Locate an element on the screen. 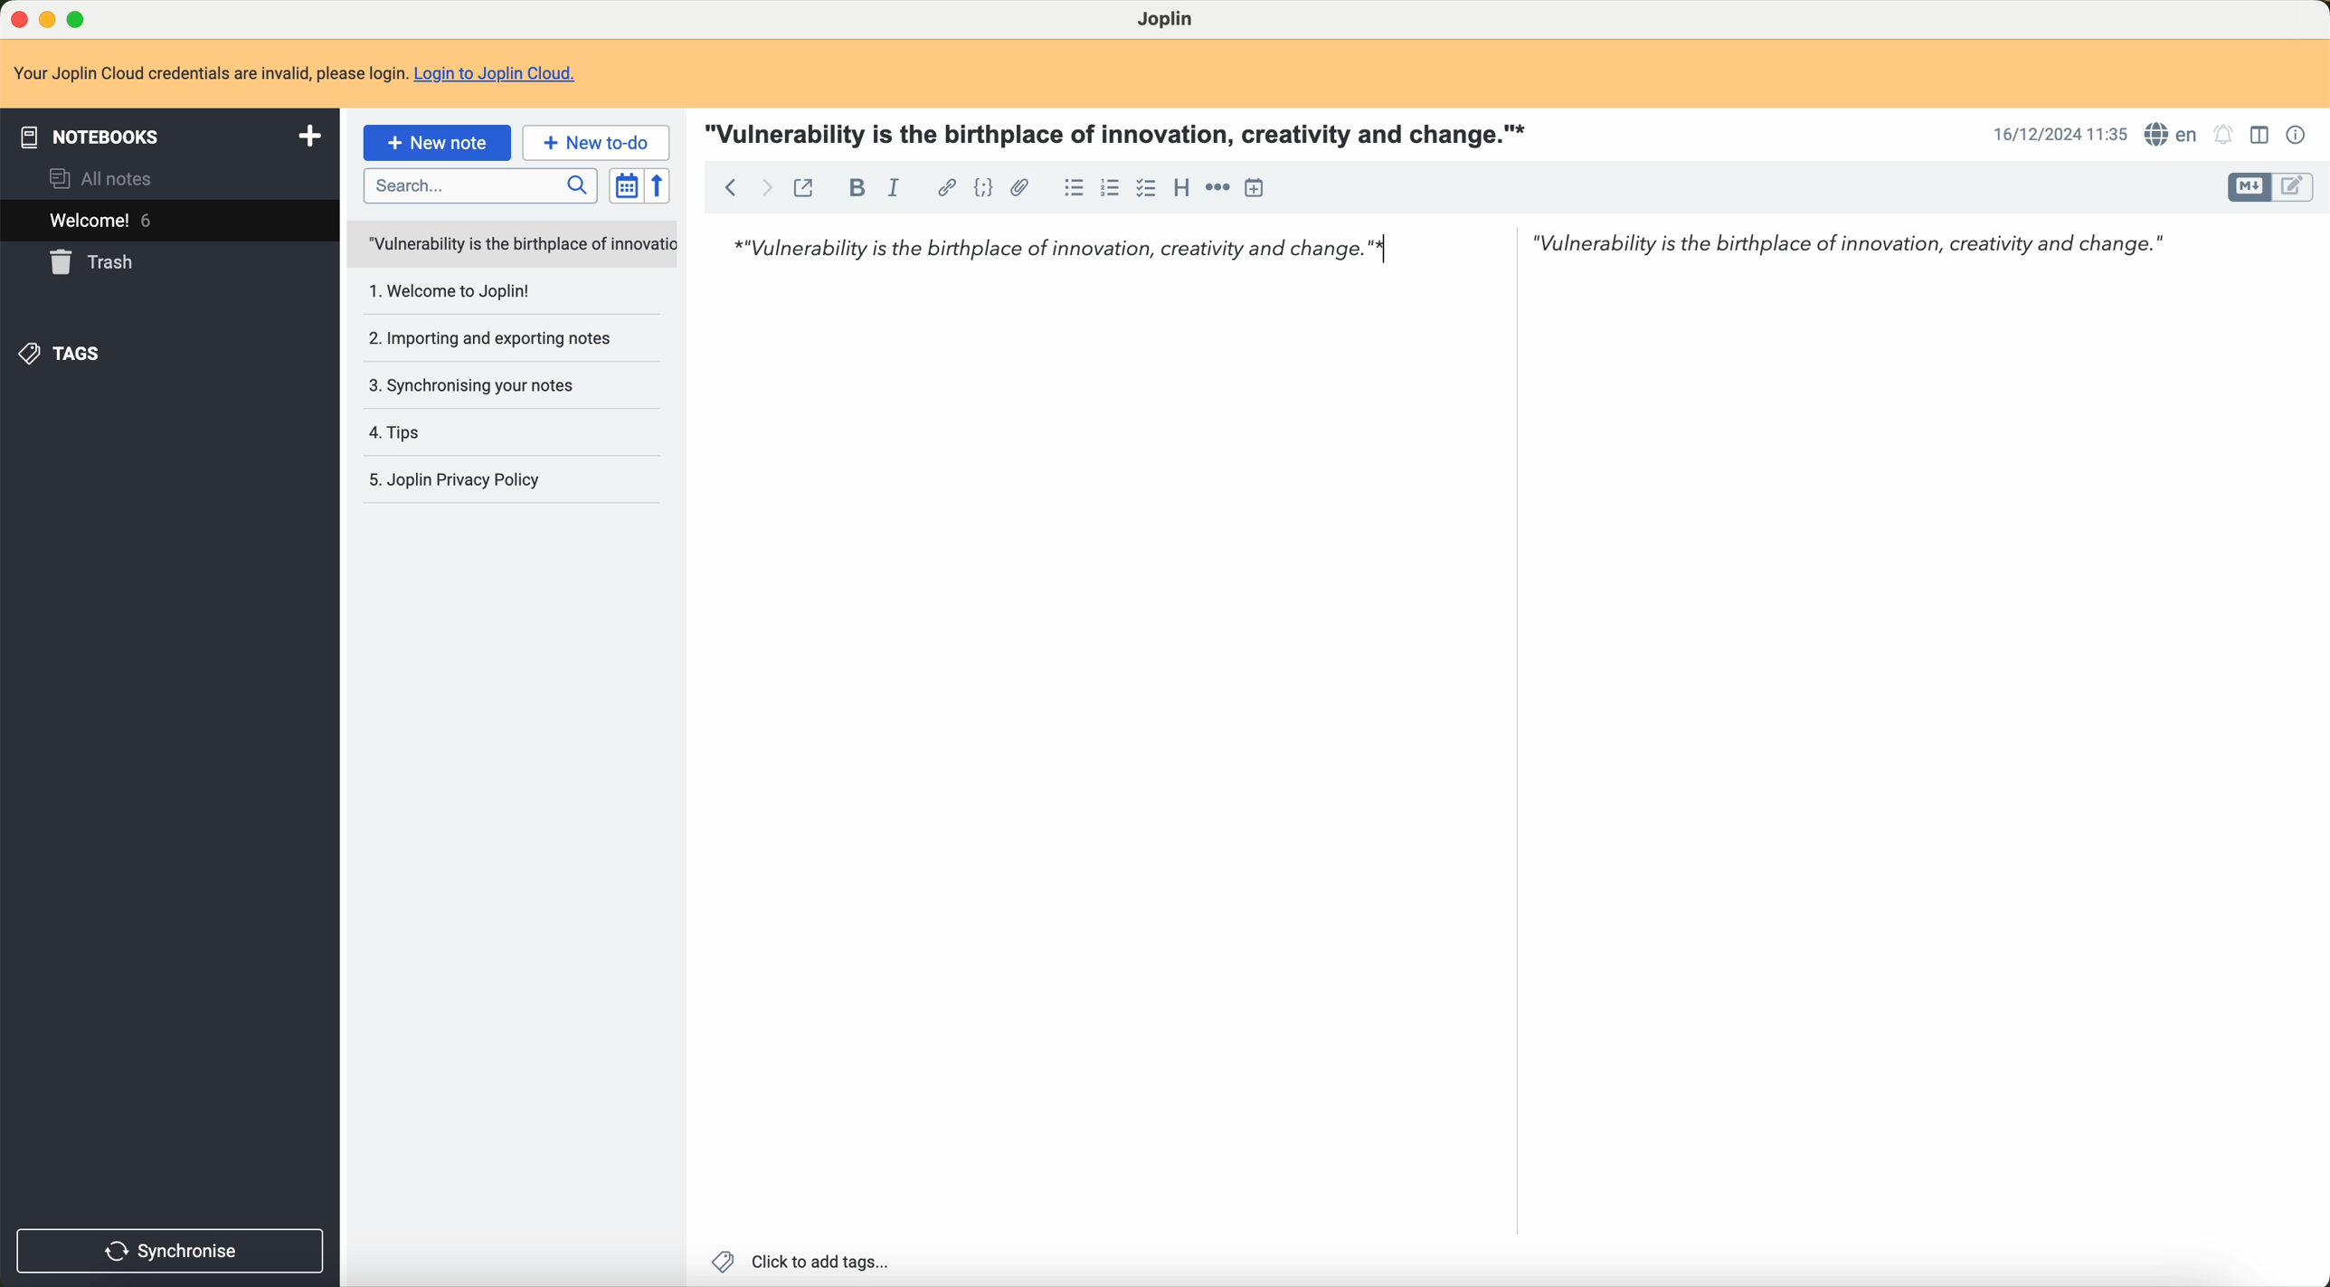 The height and width of the screenshot is (1287, 2330). note properties is located at coordinates (2297, 135).